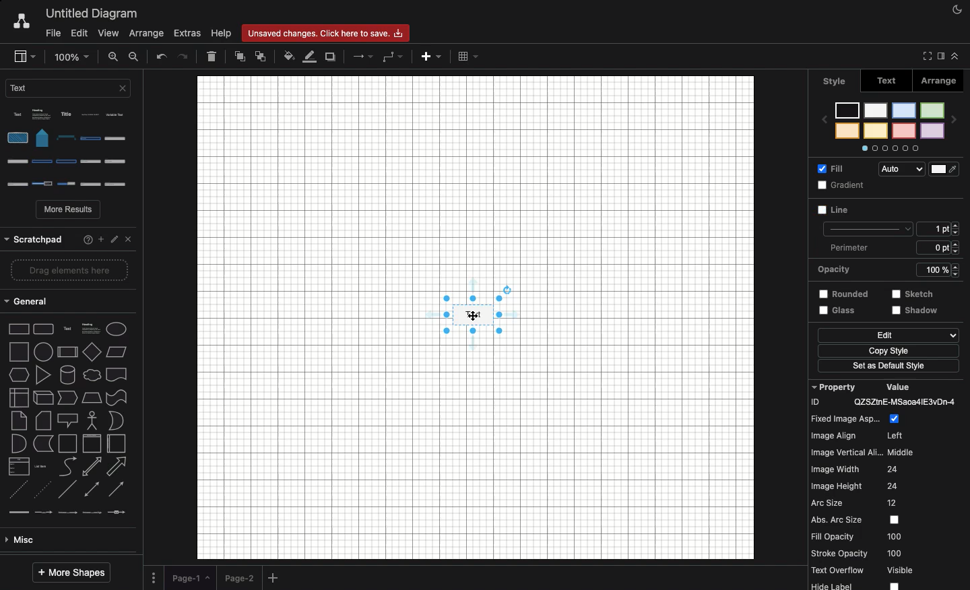  What do you see at coordinates (921, 294) in the screenshot?
I see `` at bounding box center [921, 294].